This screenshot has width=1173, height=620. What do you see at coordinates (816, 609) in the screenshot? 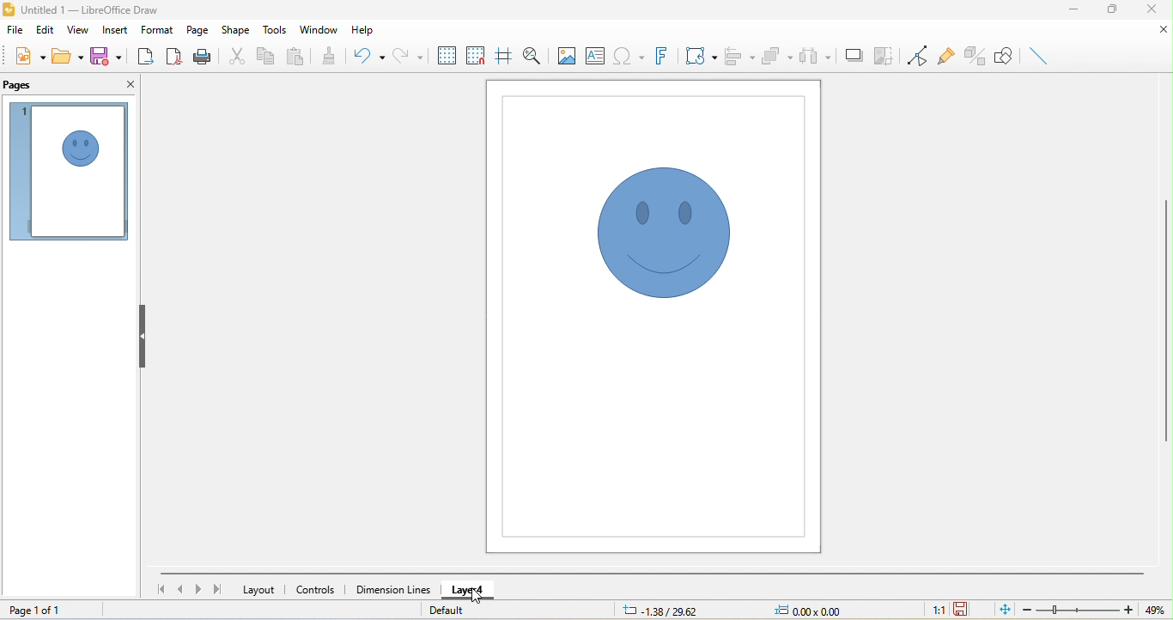
I see `0.00x0.00` at bounding box center [816, 609].